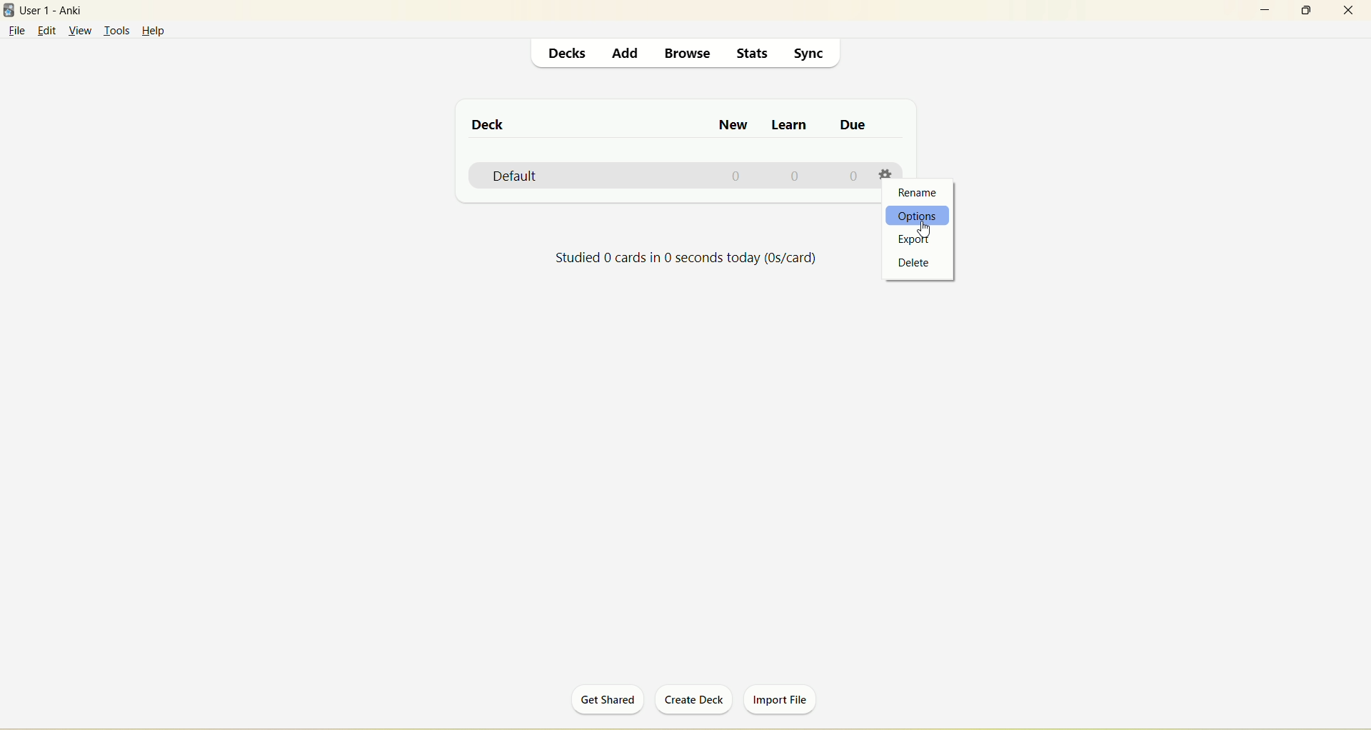 This screenshot has height=730, width=1371. What do you see at coordinates (851, 124) in the screenshot?
I see `due` at bounding box center [851, 124].